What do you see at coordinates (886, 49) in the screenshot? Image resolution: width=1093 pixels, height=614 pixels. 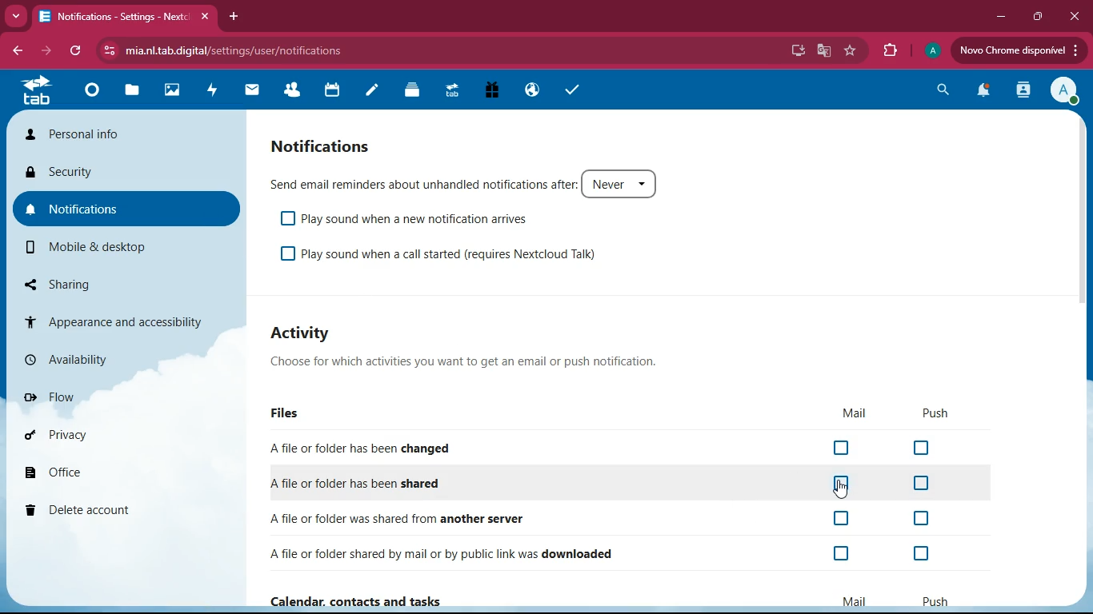 I see `extensions` at bounding box center [886, 49].